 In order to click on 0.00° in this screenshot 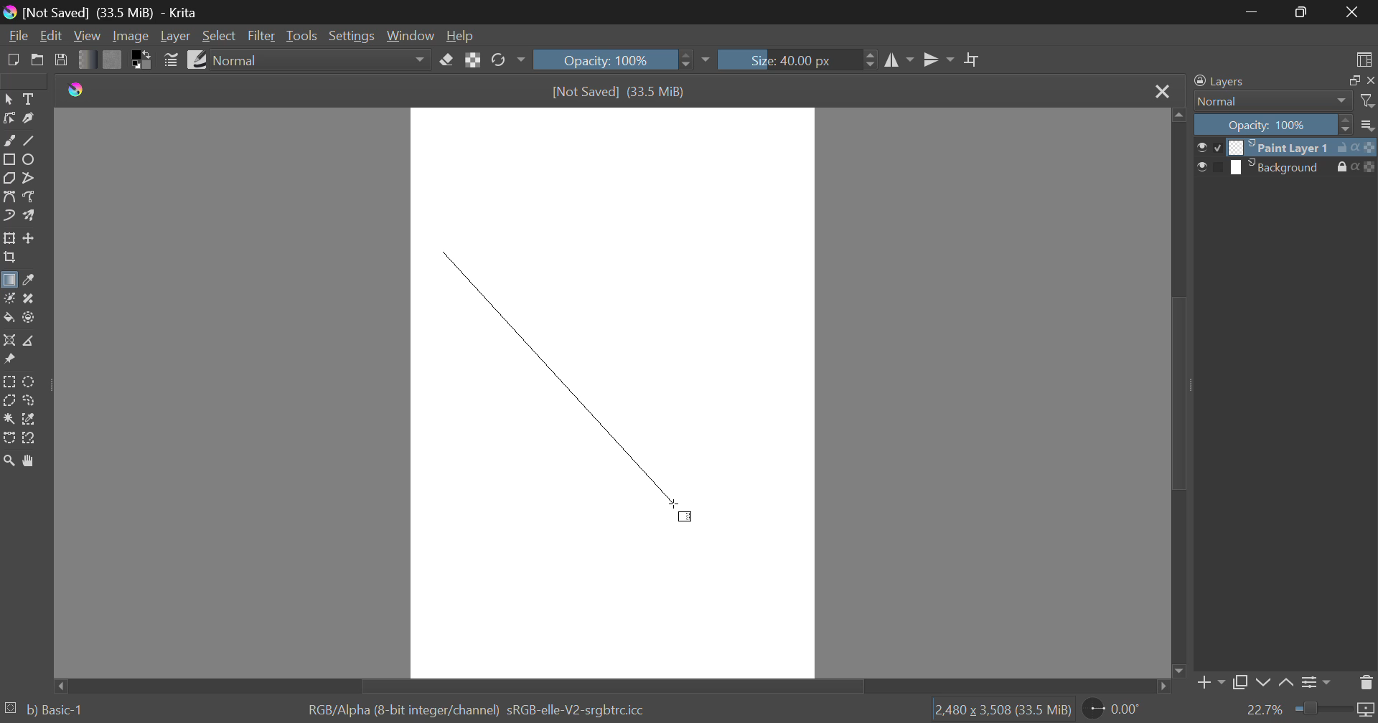, I will do `click(1120, 708)`.